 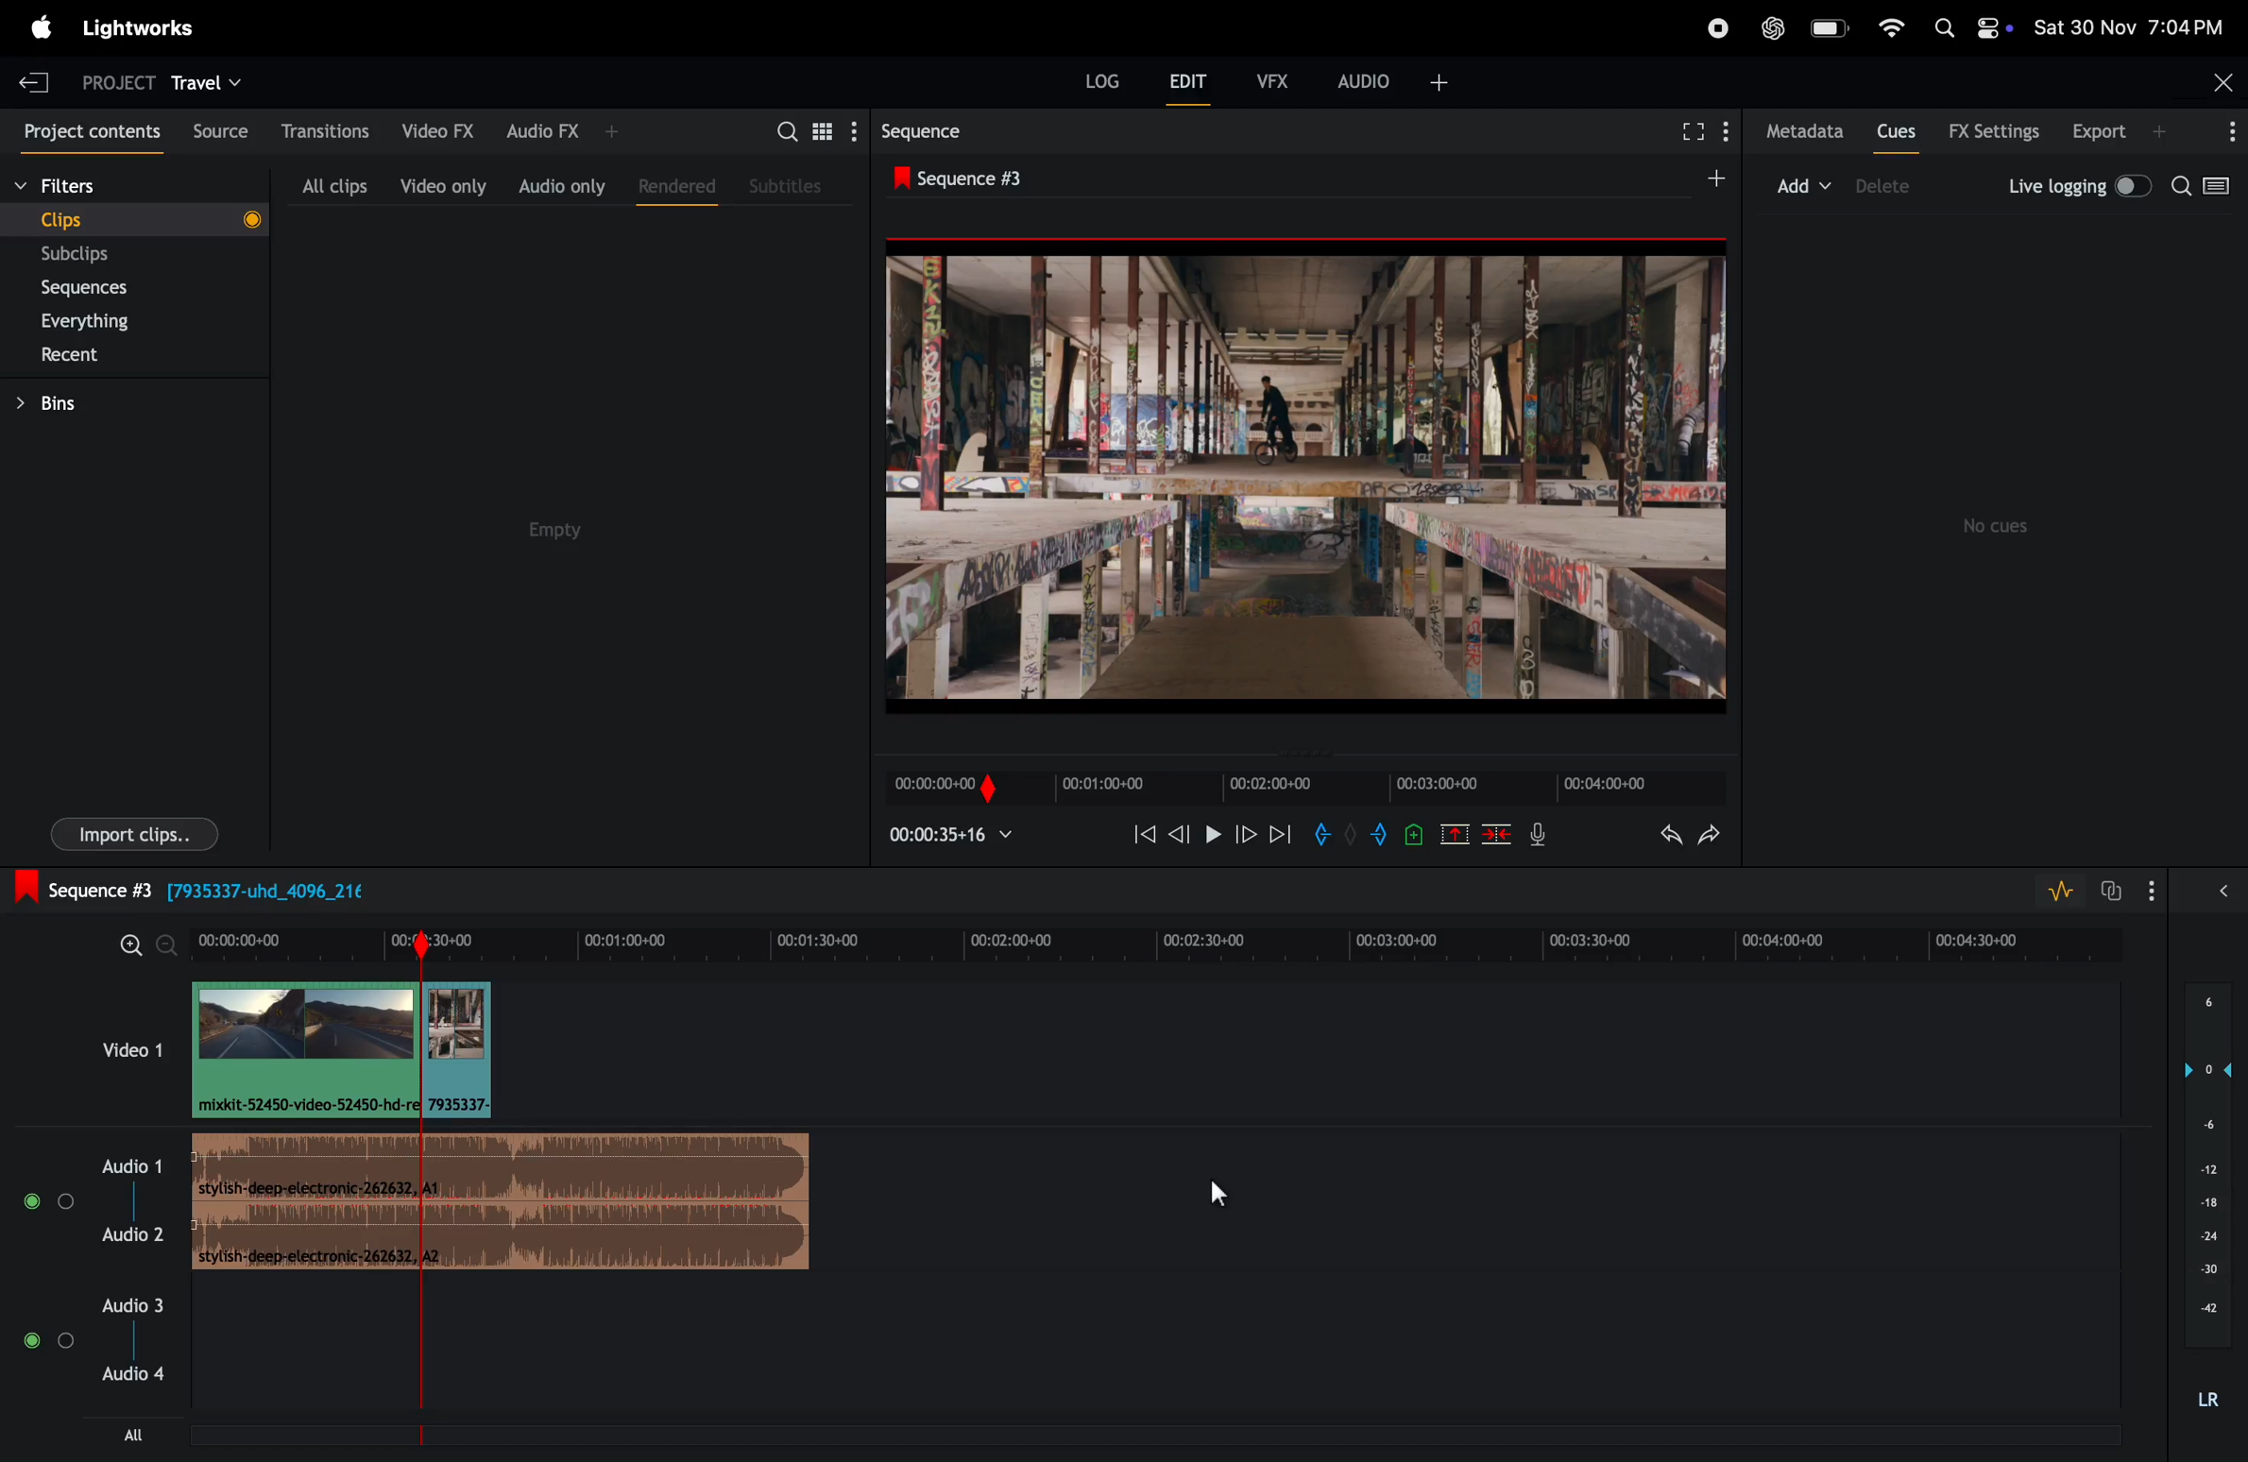 I want to click on audio +, so click(x=1397, y=79).